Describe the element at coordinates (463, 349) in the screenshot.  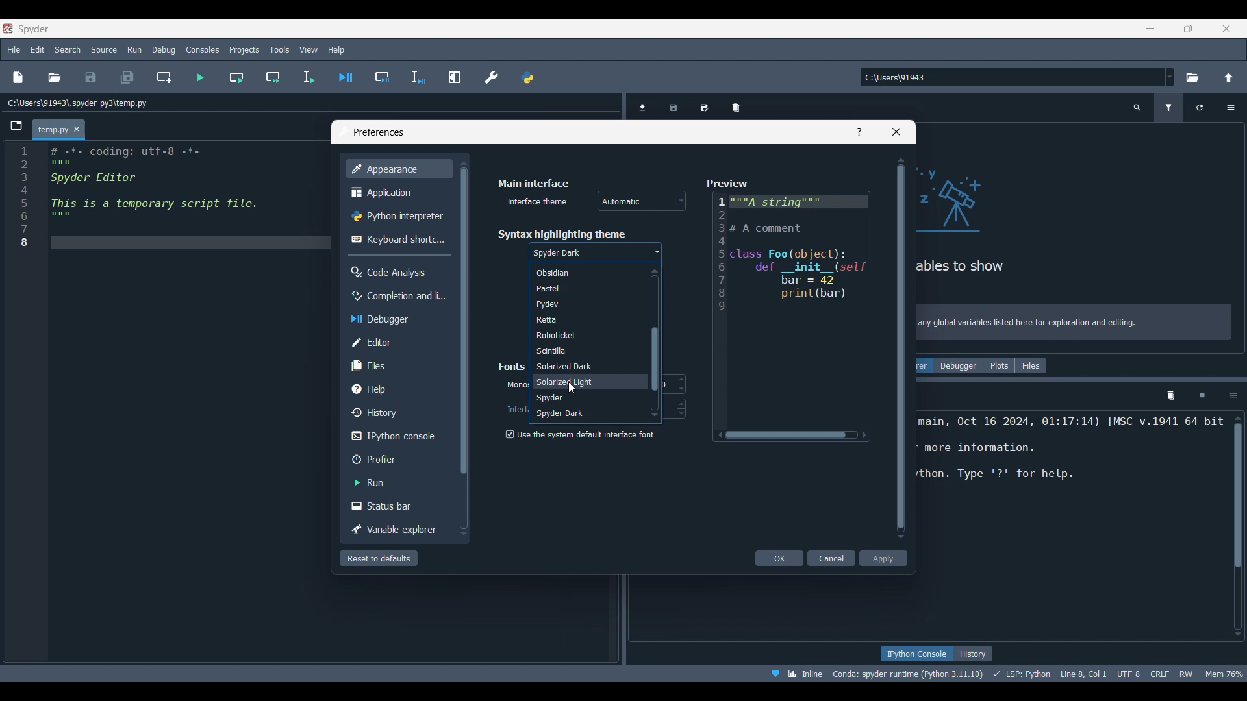
I see `Vertical slide bar` at that location.